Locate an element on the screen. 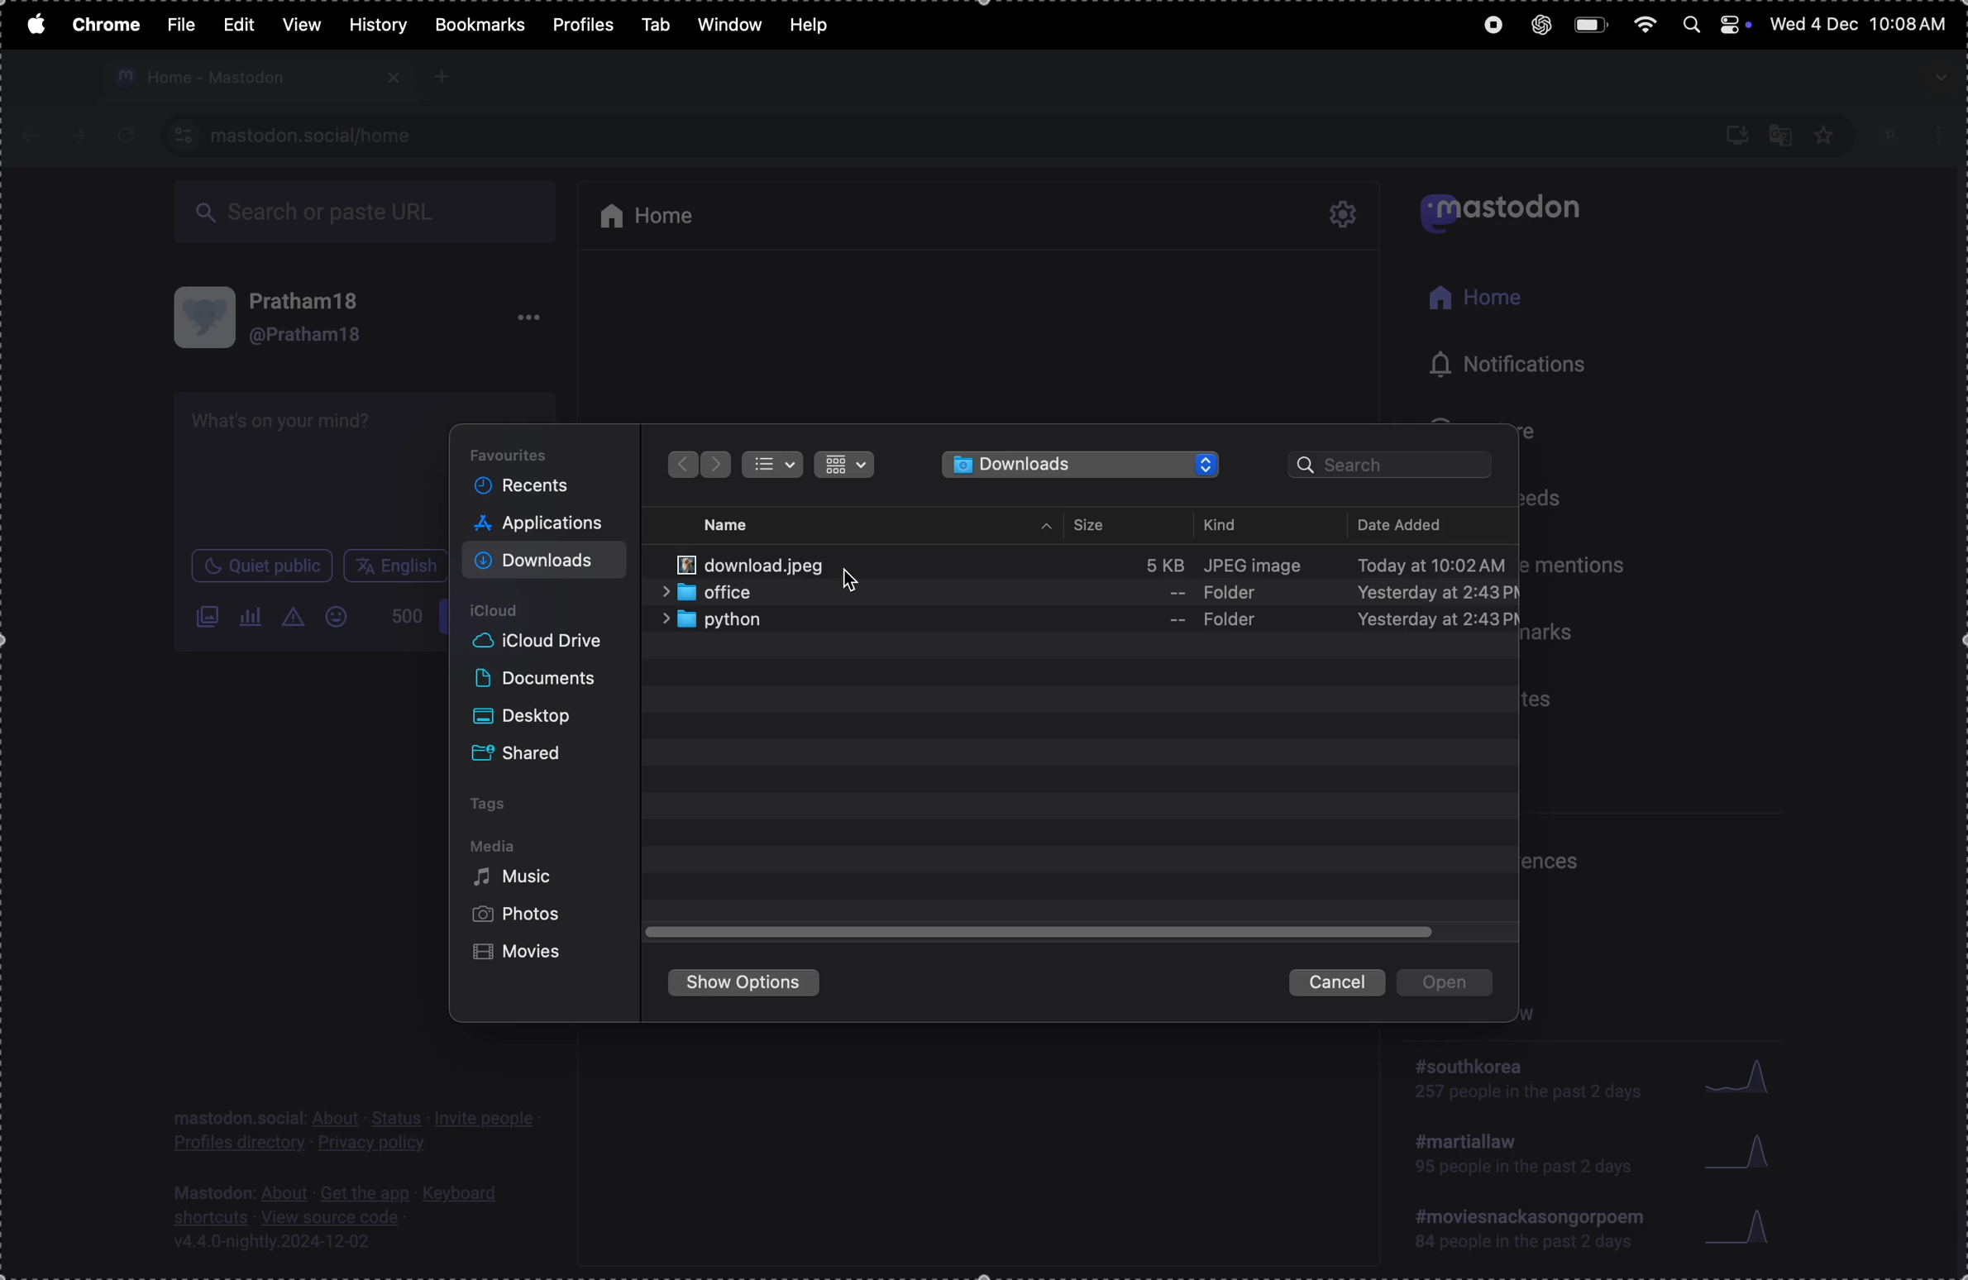 The image size is (1968, 1280). User profile is located at coordinates (324, 318).